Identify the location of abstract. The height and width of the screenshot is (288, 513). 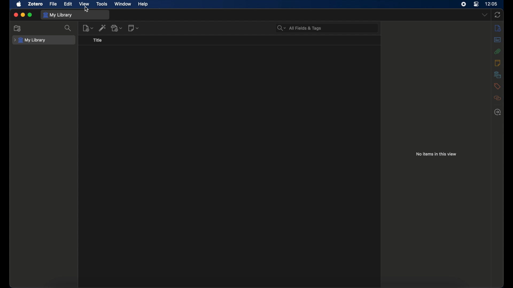
(497, 39).